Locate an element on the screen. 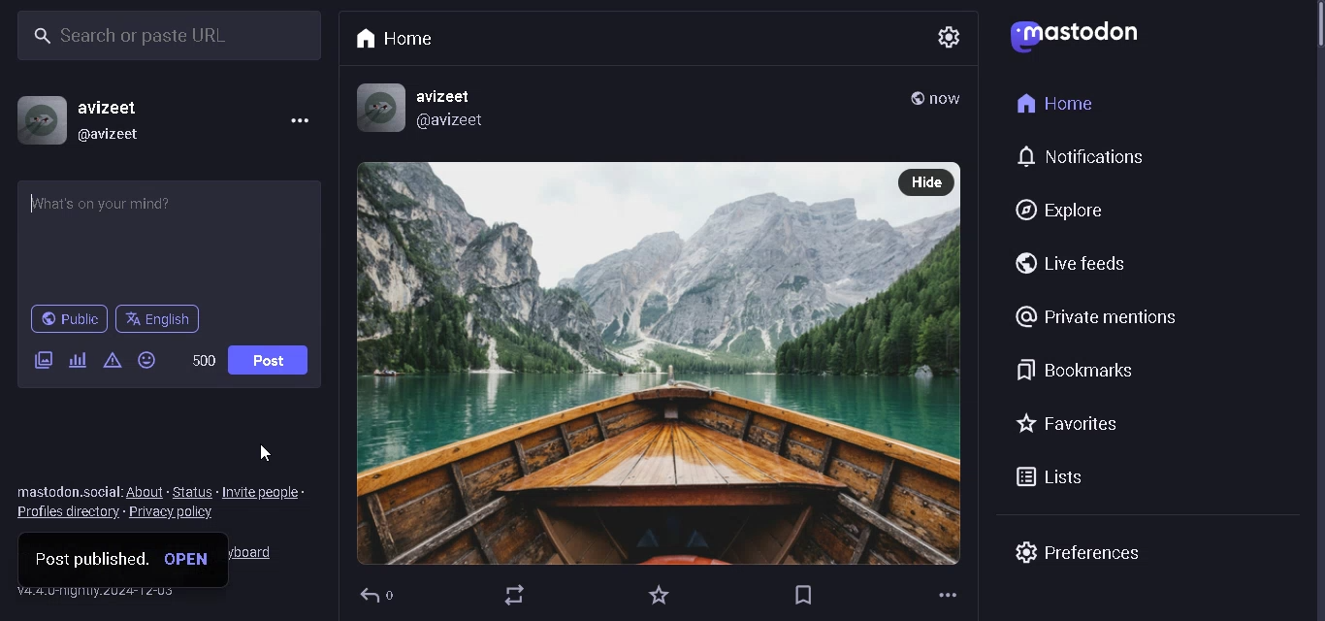 This screenshot has height=621, width=1325. preferences is located at coordinates (1078, 551).